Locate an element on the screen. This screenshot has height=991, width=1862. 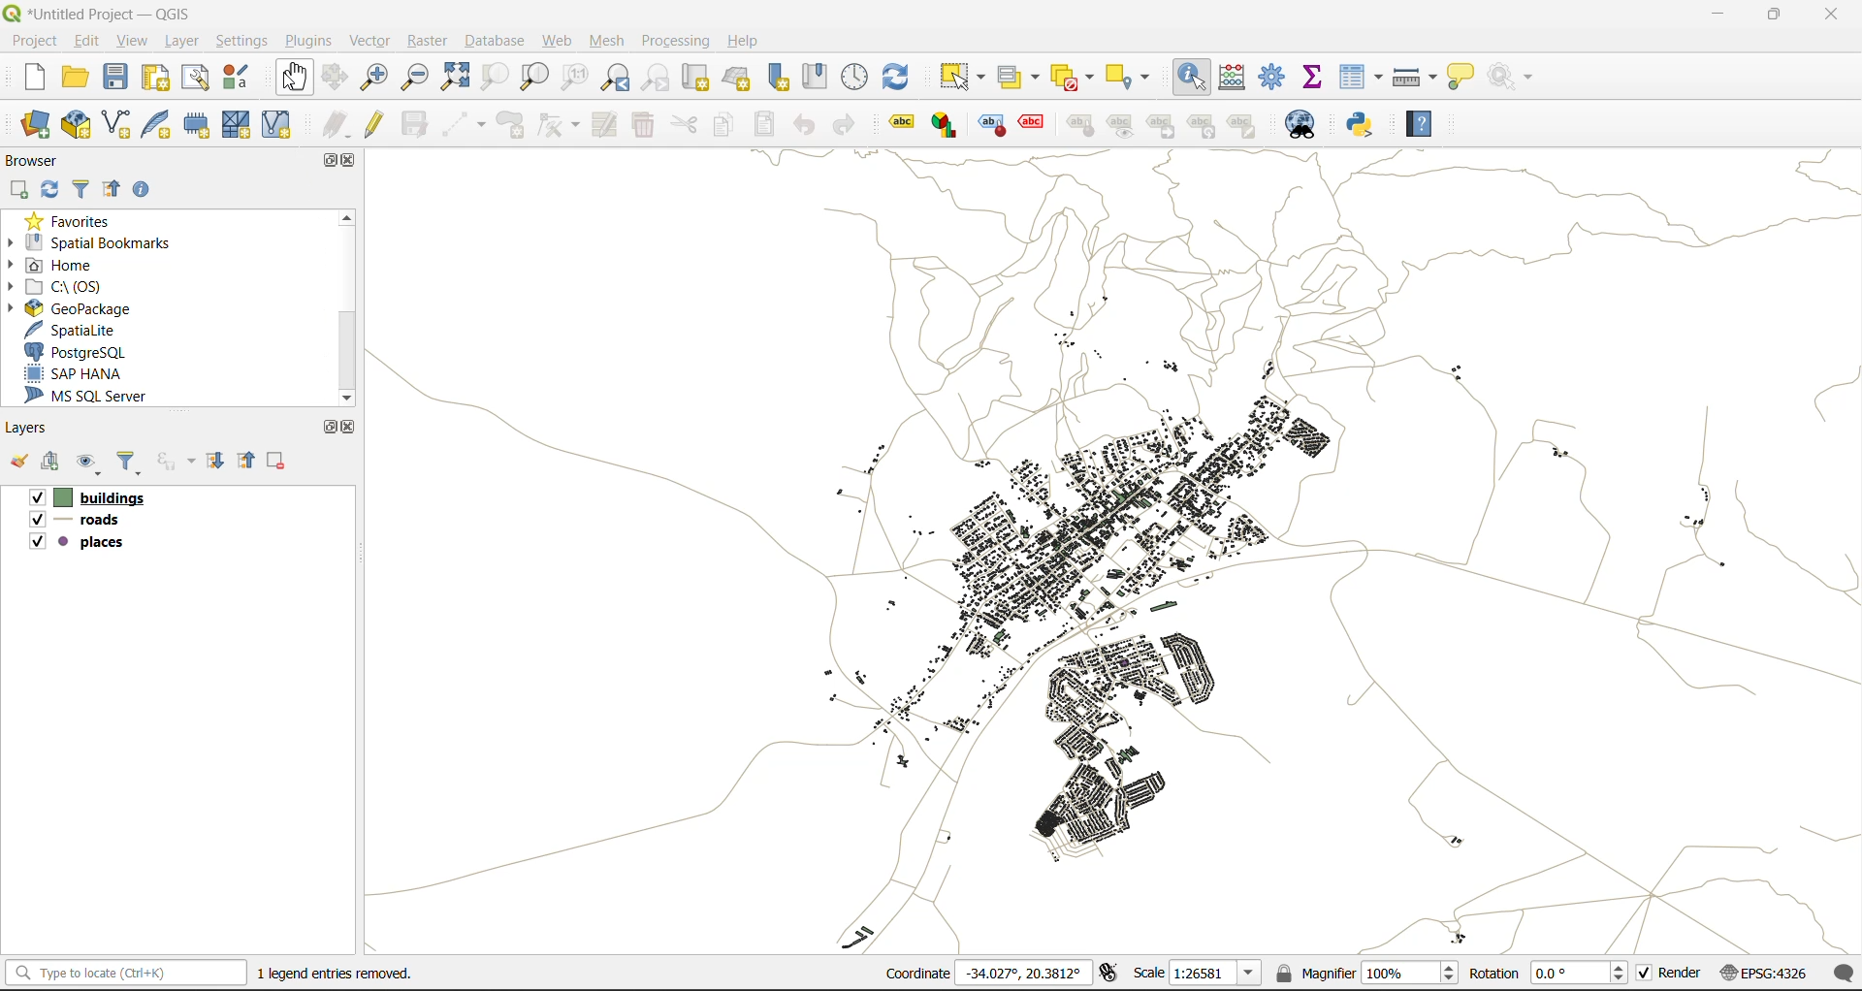
new shapefile is located at coordinates (121, 123).